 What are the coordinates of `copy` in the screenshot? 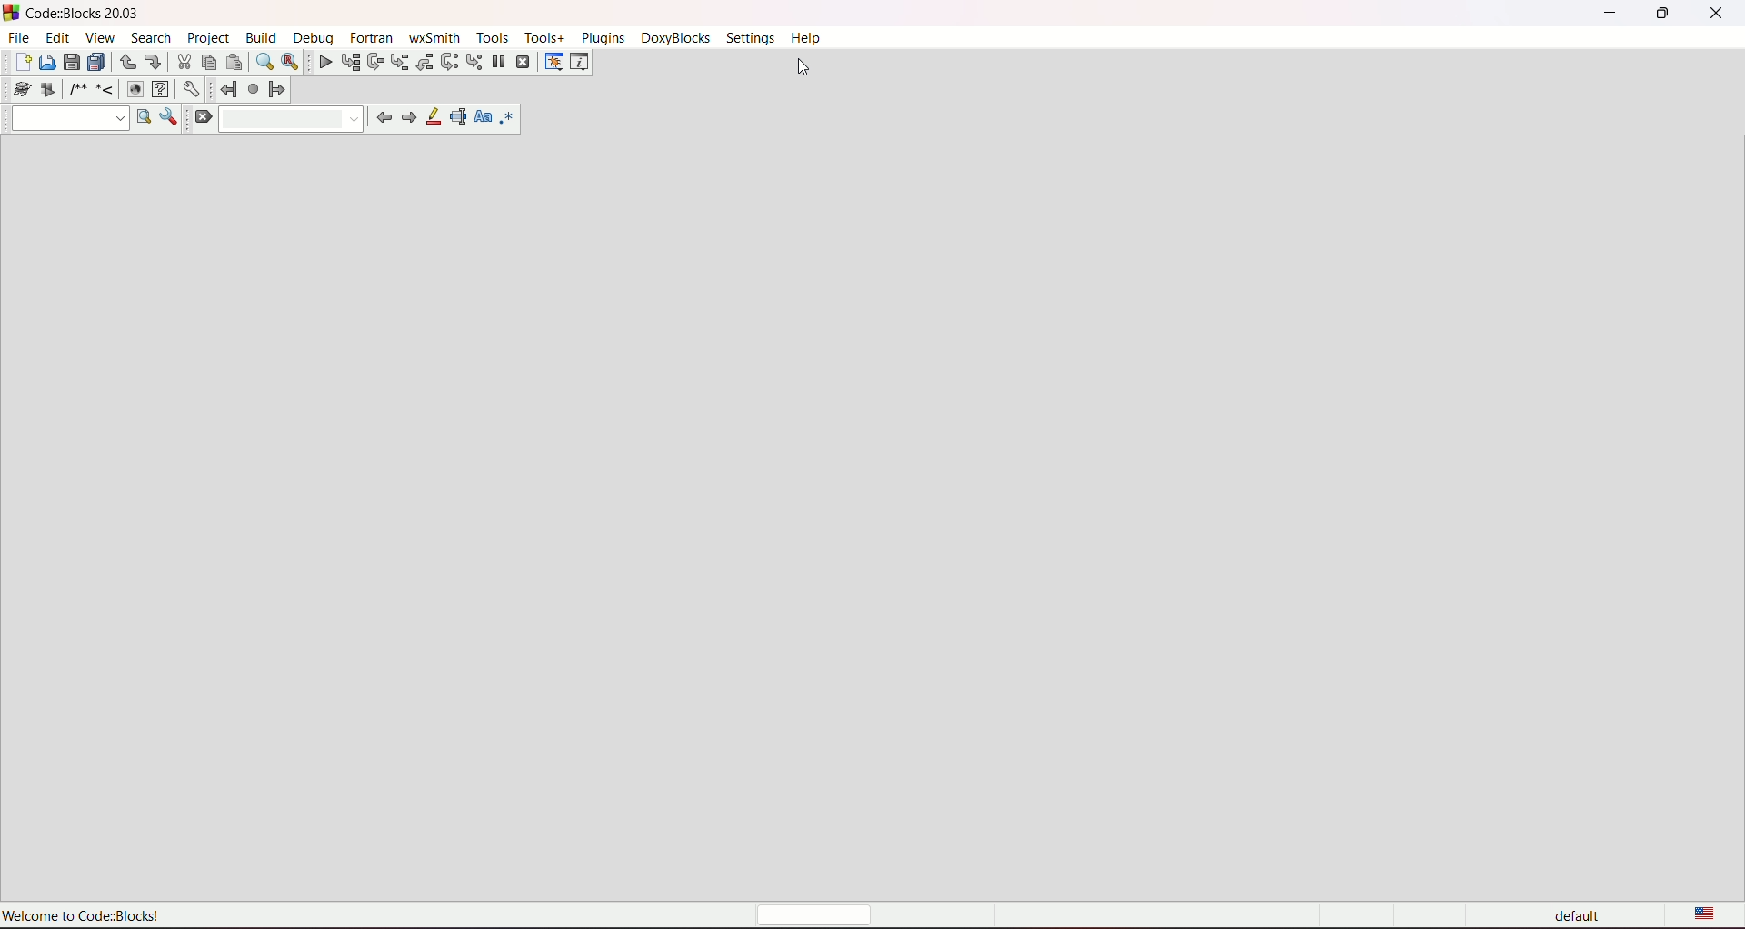 It's located at (212, 63).